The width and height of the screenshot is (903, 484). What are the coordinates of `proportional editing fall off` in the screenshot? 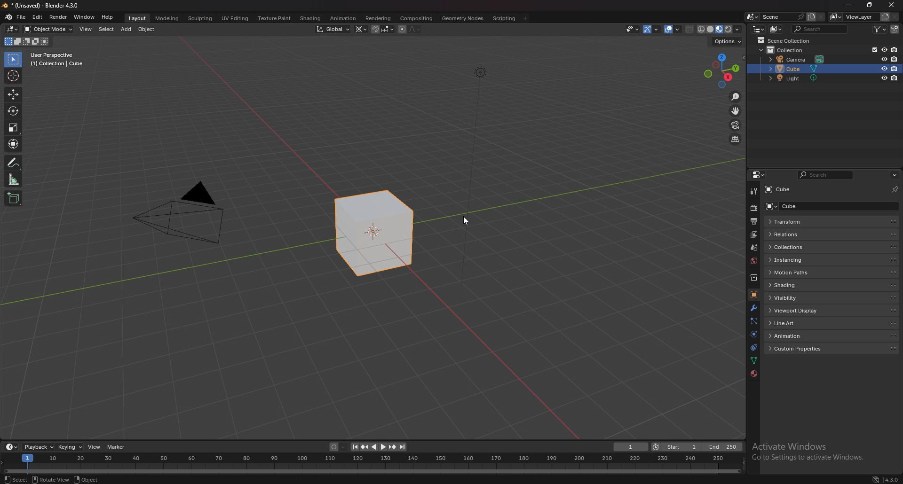 It's located at (414, 30).